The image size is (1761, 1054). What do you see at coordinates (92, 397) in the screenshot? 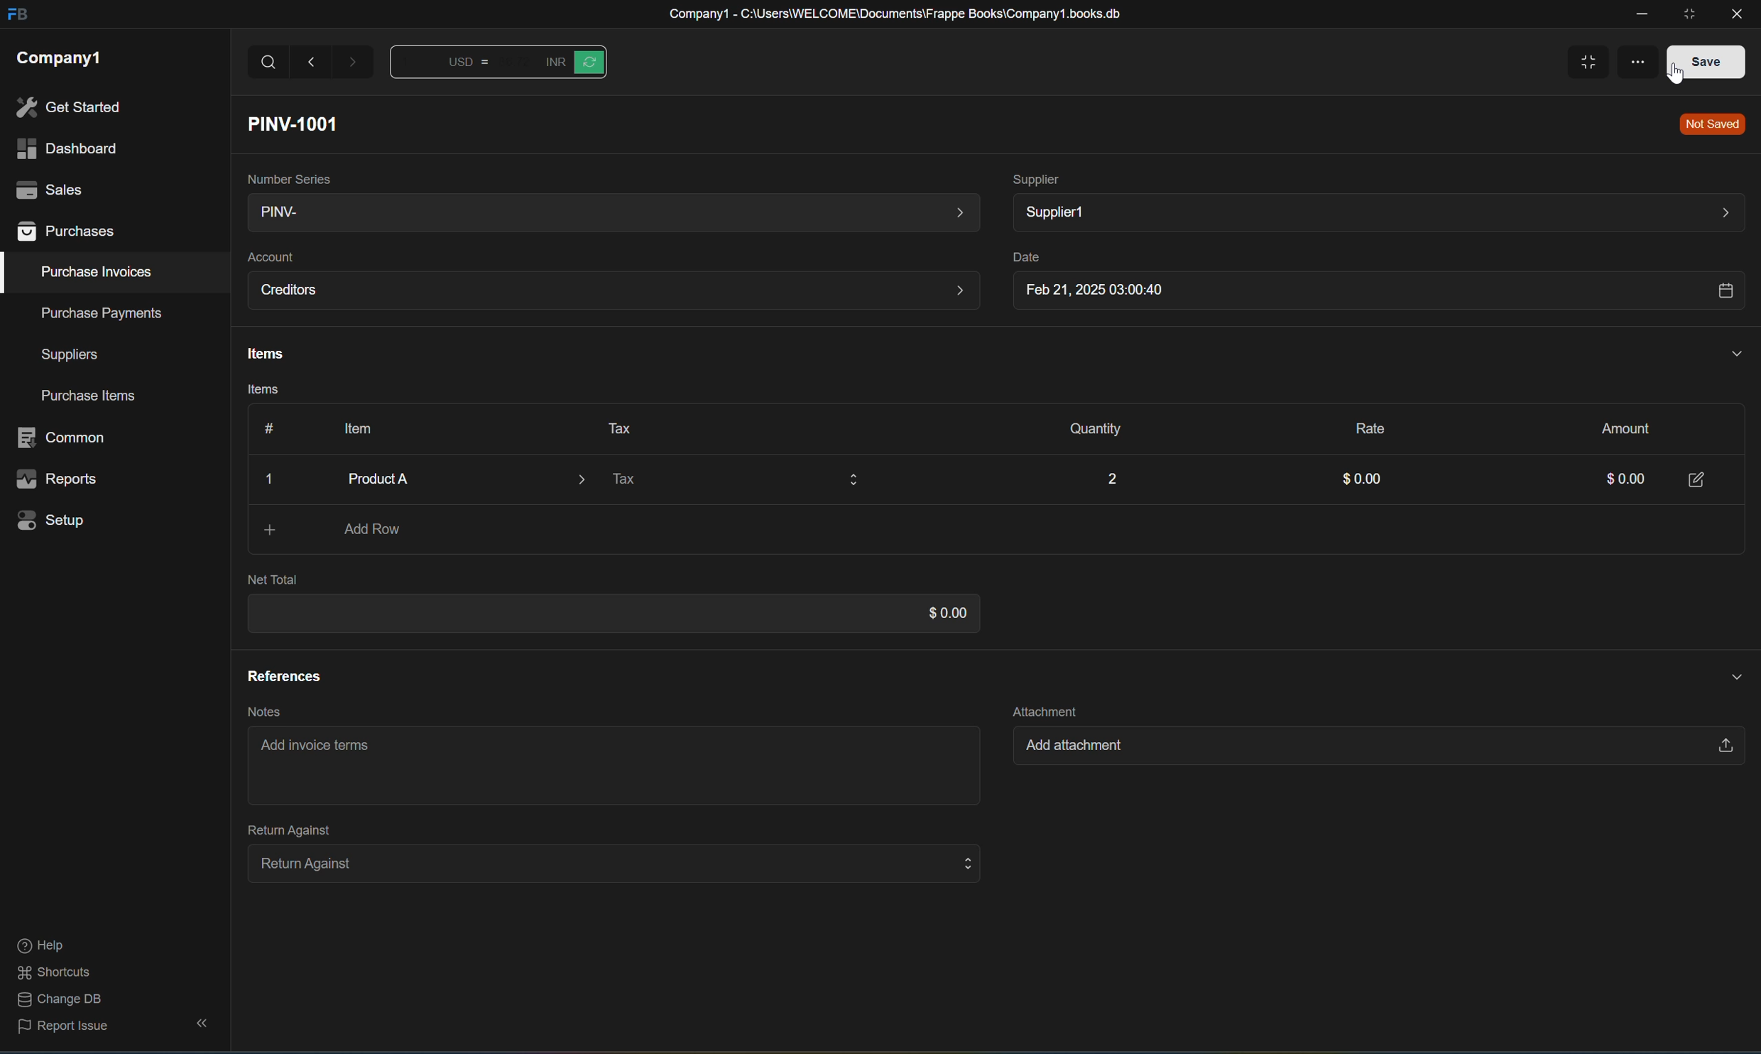
I see `purchase items` at bounding box center [92, 397].